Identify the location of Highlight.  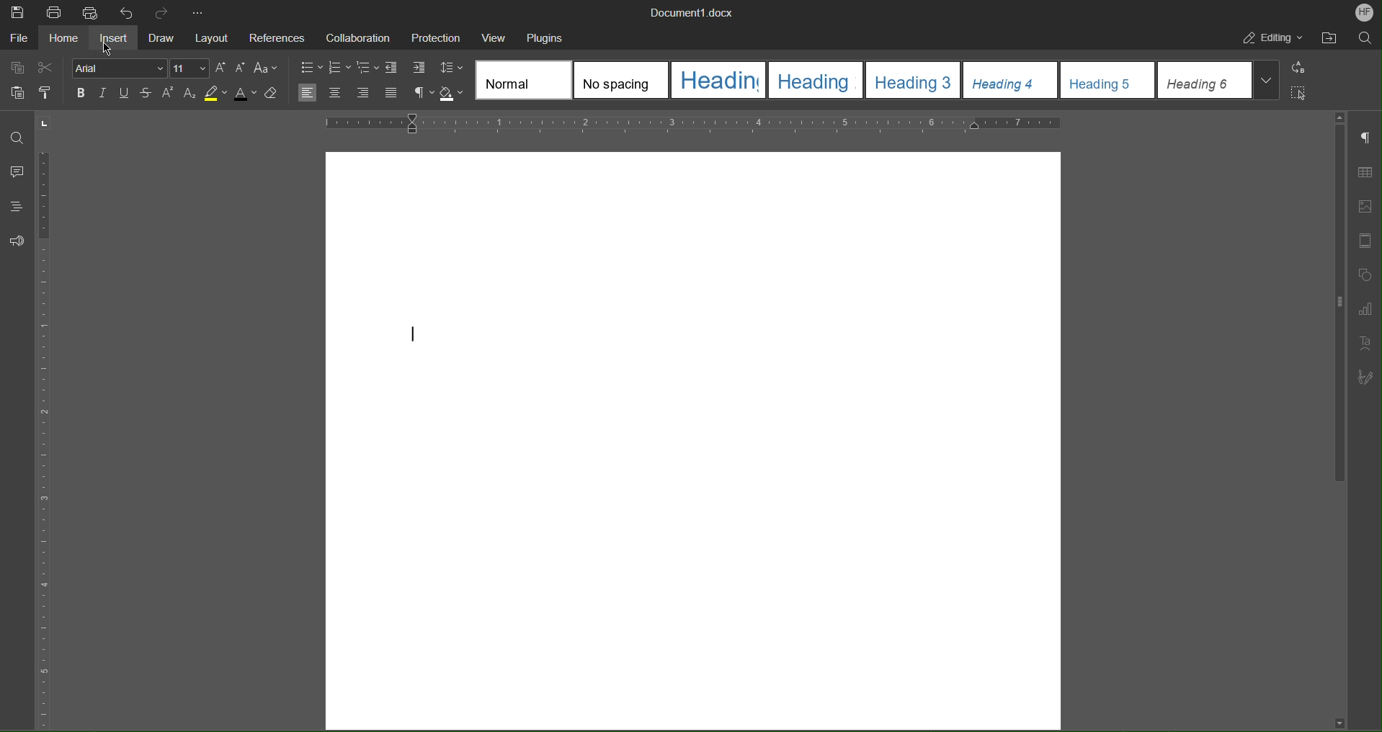
(216, 94).